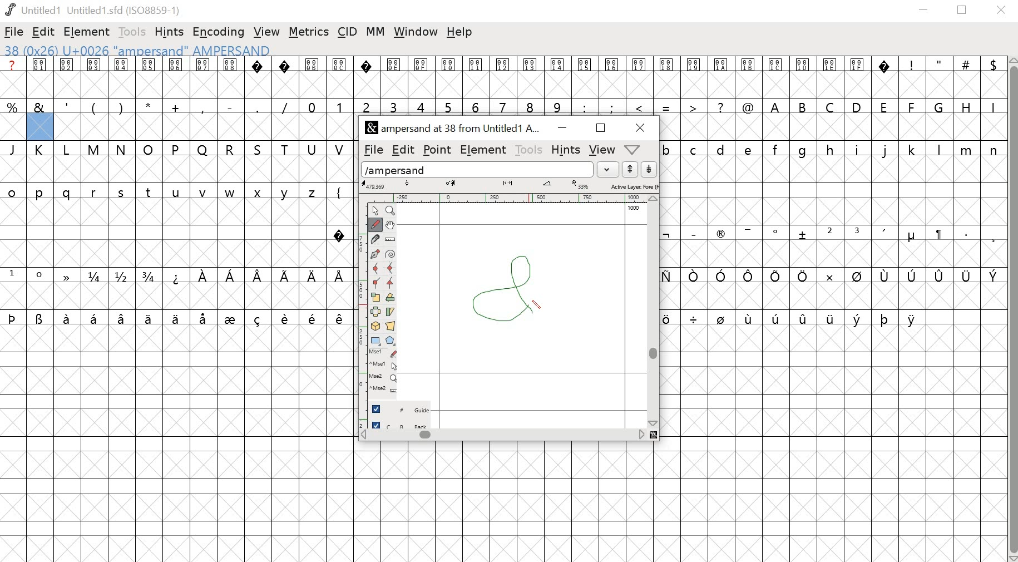 The height and width of the screenshot is (562, 1018). I want to click on C, so click(832, 106).